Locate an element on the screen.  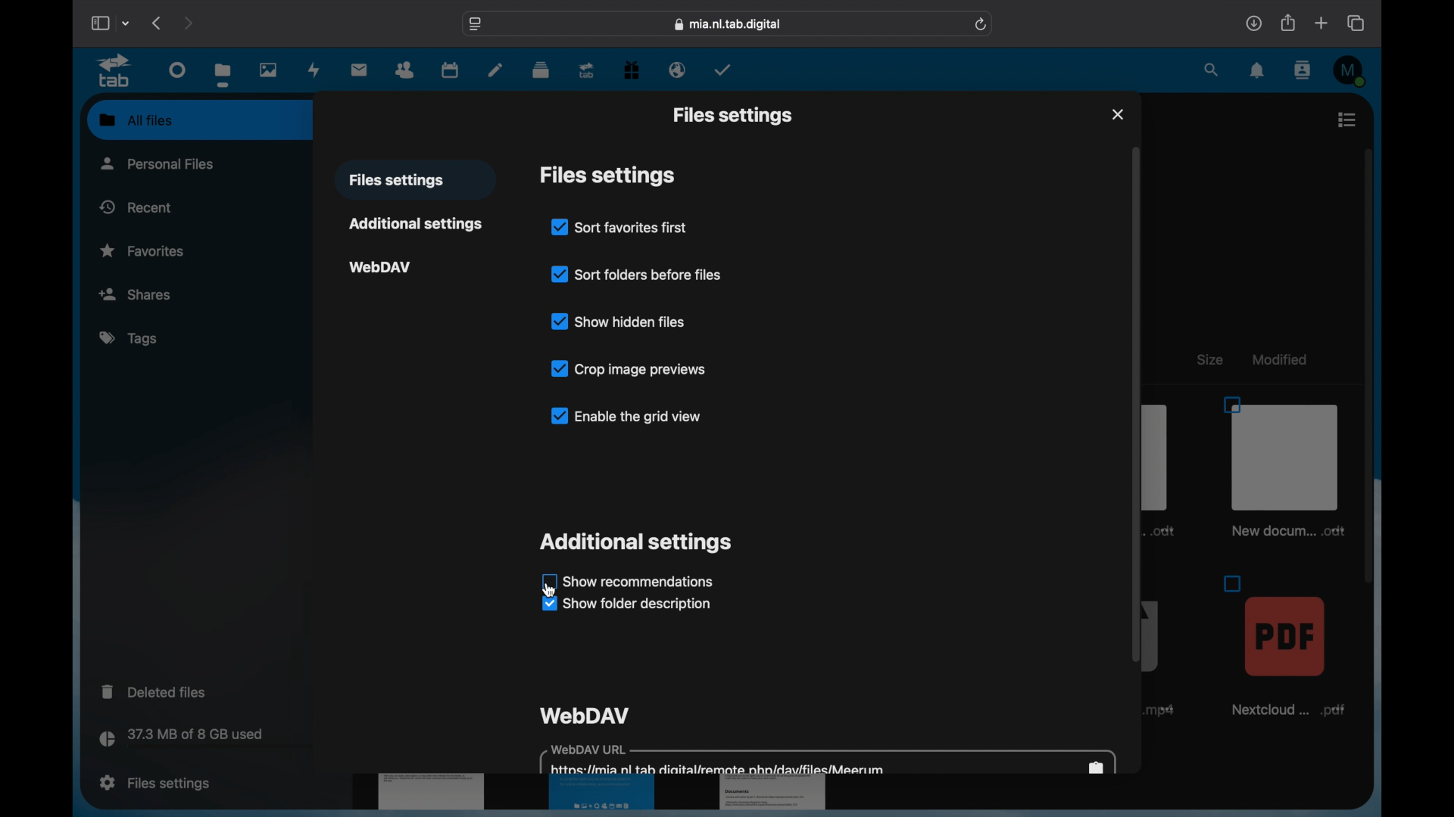
calendar is located at coordinates (450, 69).